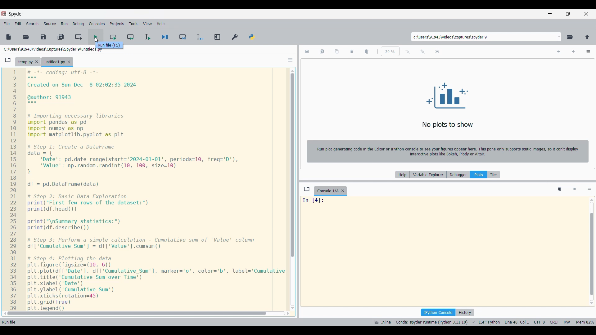 The height and width of the screenshot is (335, 596). I want to click on Software logo, so click(4, 14).